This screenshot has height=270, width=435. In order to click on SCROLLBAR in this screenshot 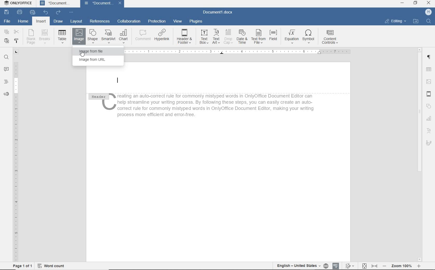, I will do `click(420, 154)`.